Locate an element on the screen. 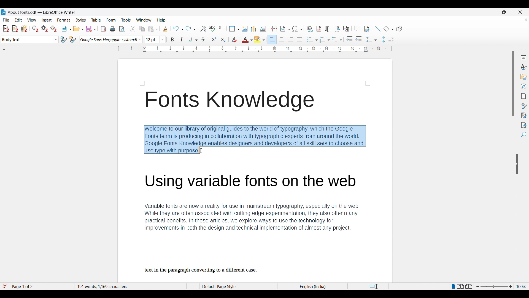  Font size is located at coordinates (155, 39).